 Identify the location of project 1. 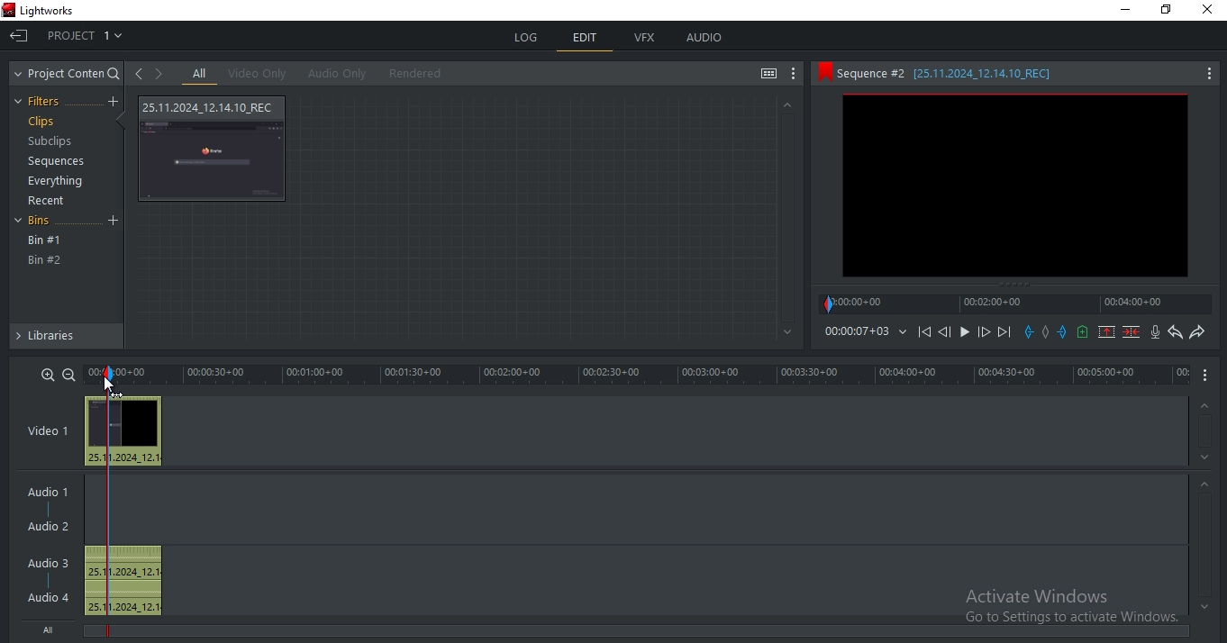
(86, 33).